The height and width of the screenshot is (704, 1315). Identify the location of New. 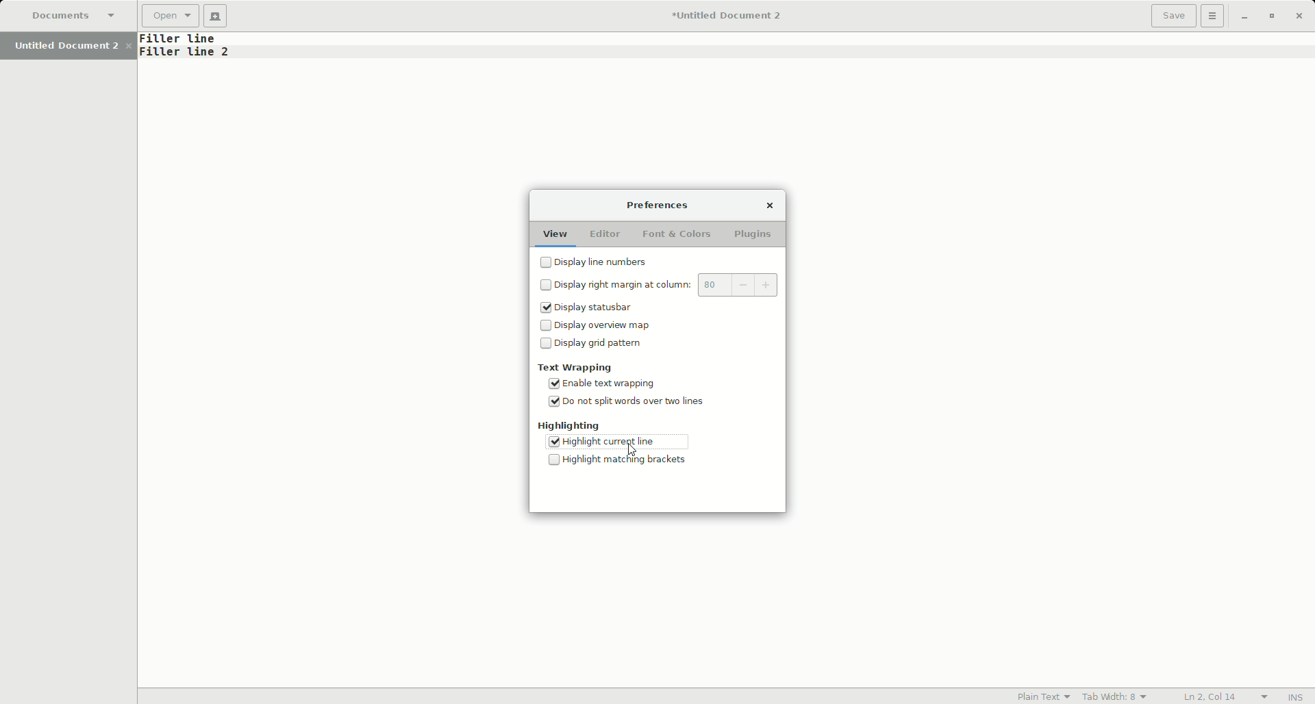
(218, 16).